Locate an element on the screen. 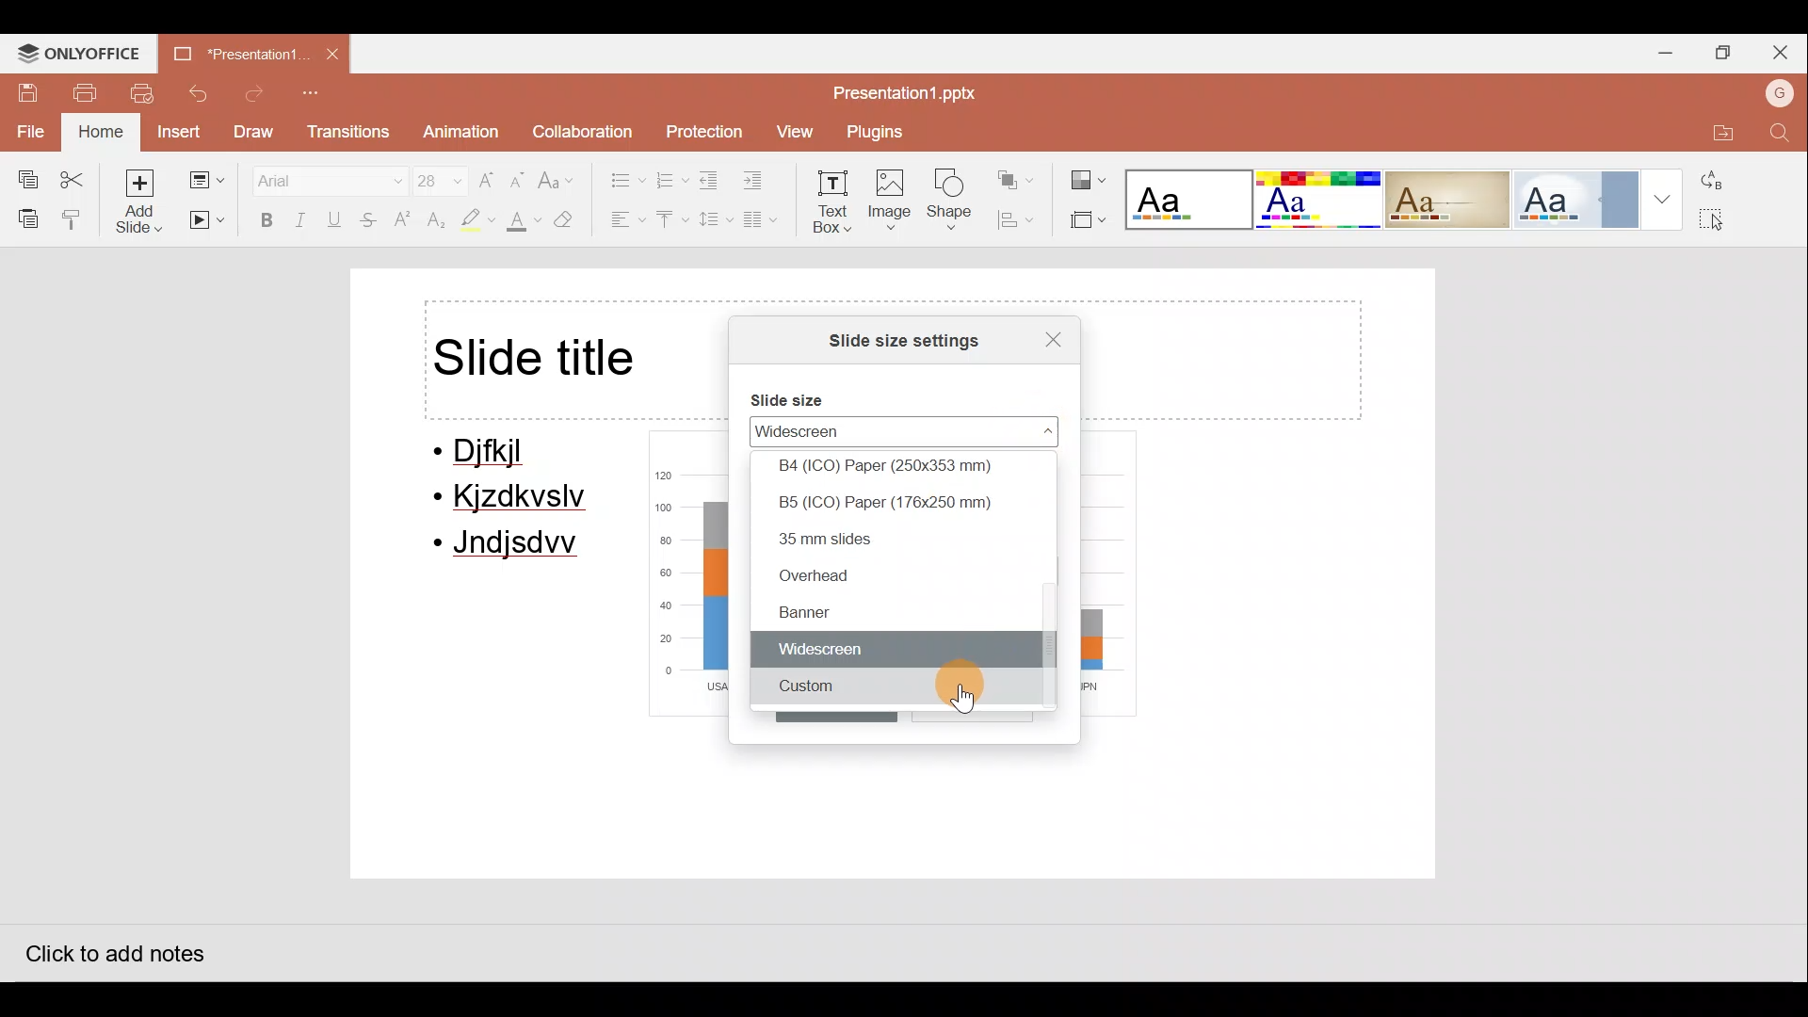 The image size is (1808, 1017). Protection is located at coordinates (701, 125).